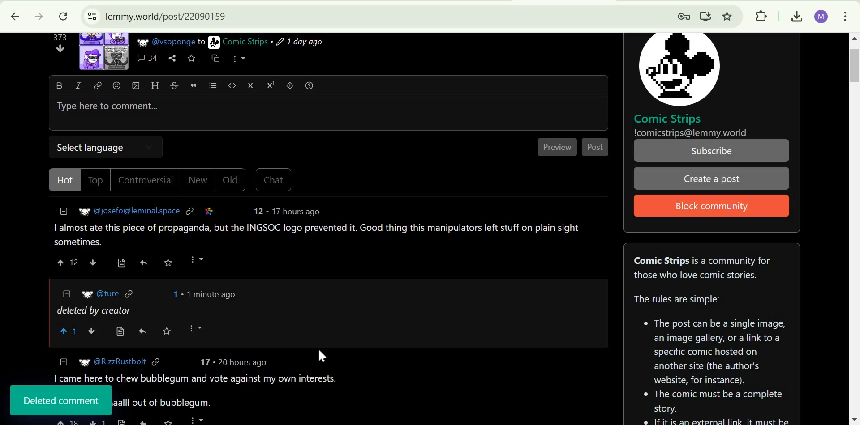 The width and height of the screenshot is (860, 425). Describe the element at coordinates (294, 212) in the screenshot. I see `16 hours ago` at that location.